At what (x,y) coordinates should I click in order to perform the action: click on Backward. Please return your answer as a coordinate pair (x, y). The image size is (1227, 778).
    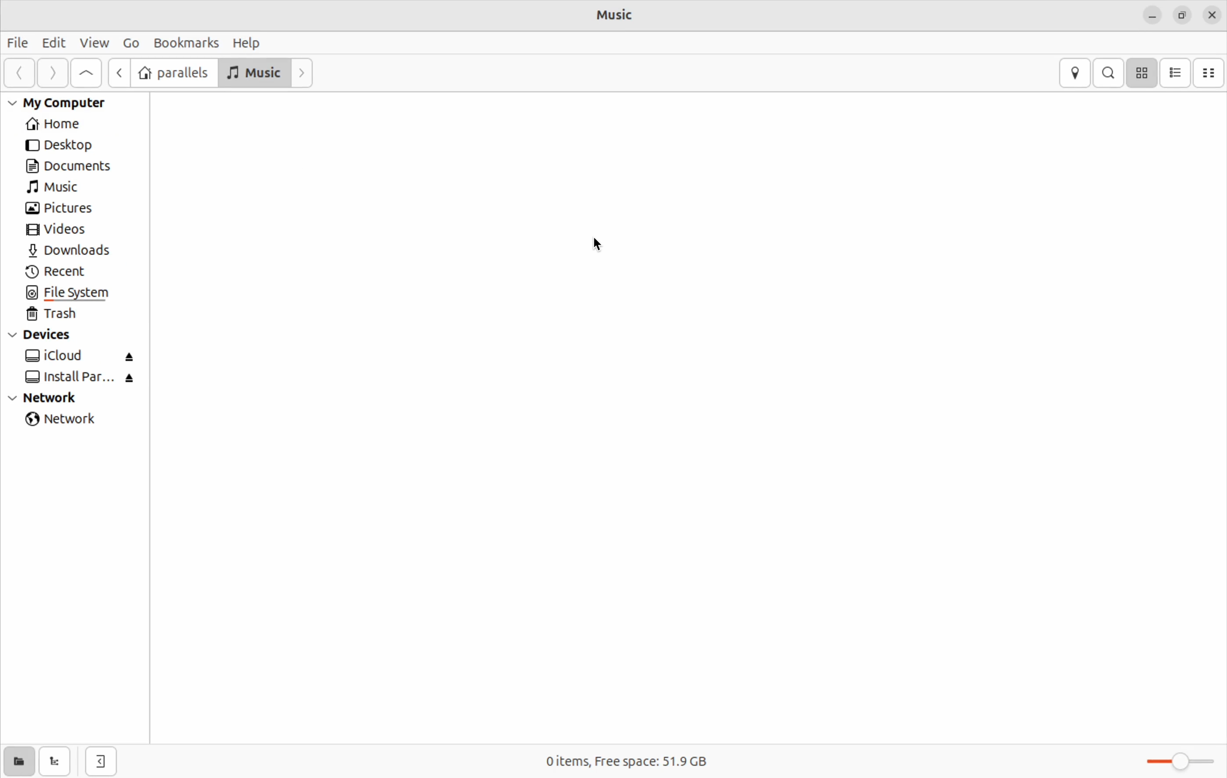
    Looking at the image, I should click on (117, 72).